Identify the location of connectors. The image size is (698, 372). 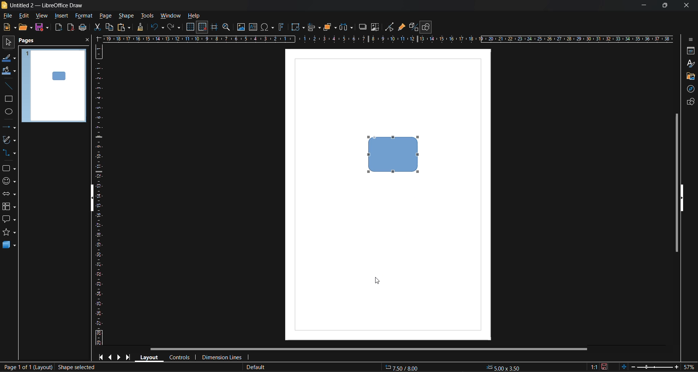
(8, 152).